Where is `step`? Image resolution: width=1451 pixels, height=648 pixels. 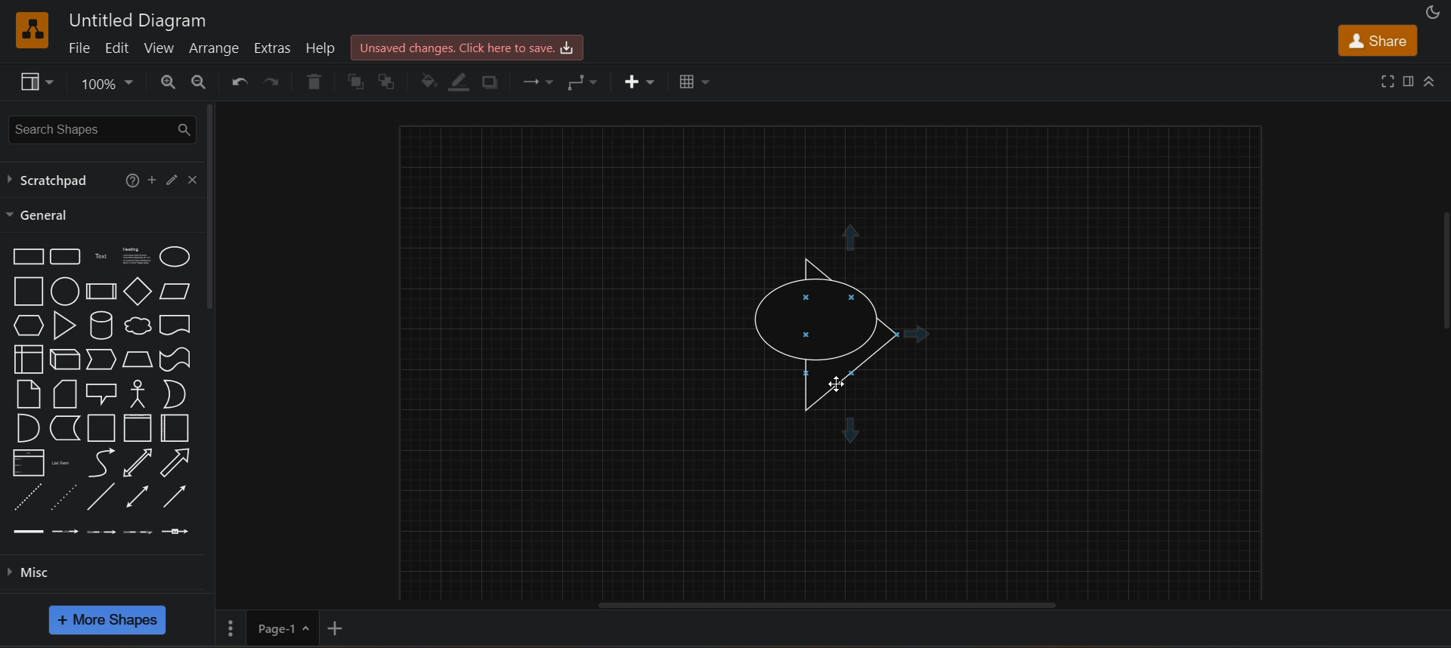 step is located at coordinates (102, 359).